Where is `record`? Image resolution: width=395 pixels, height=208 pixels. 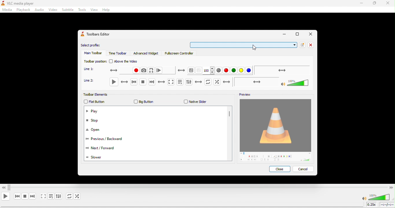
record is located at coordinates (125, 71).